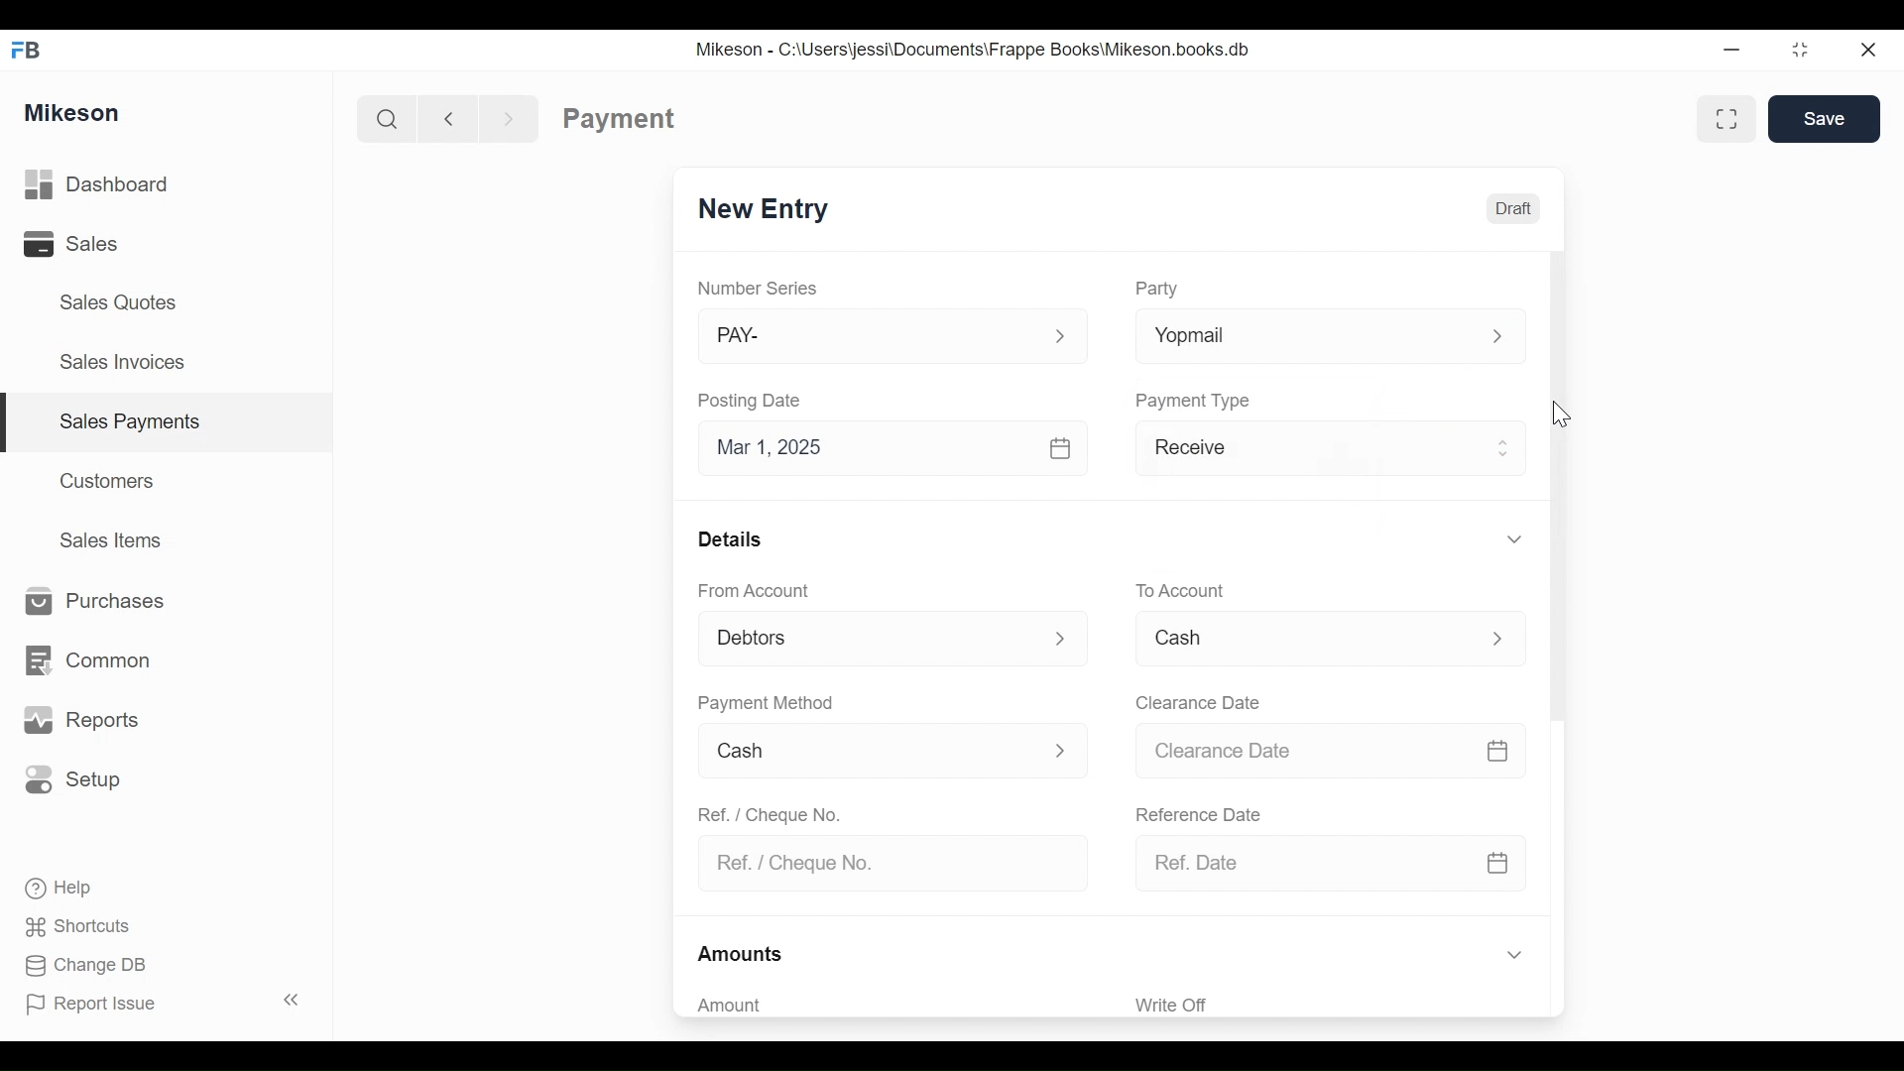  What do you see at coordinates (73, 888) in the screenshot?
I see `Help` at bounding box center [73, 888].